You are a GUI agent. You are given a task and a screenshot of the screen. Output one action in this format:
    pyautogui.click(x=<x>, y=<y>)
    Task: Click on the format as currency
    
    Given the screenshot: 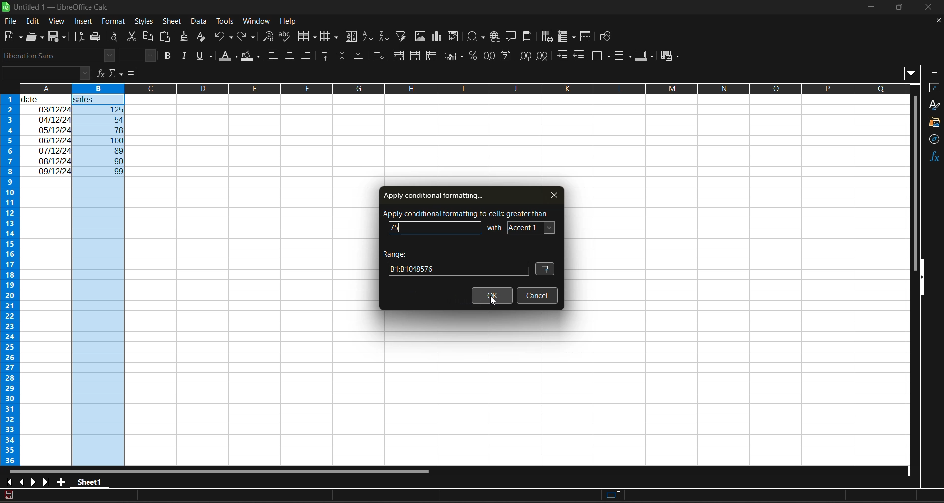 What is the action you would take?
    pyautogui.click(x=454, y=58)
    